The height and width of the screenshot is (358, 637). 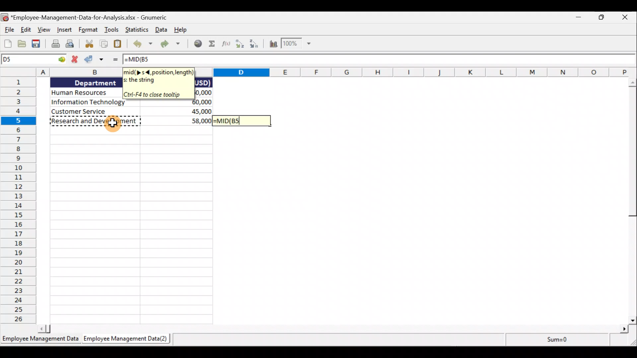 I want to click on Print the current file, so click(x=54, y=44).